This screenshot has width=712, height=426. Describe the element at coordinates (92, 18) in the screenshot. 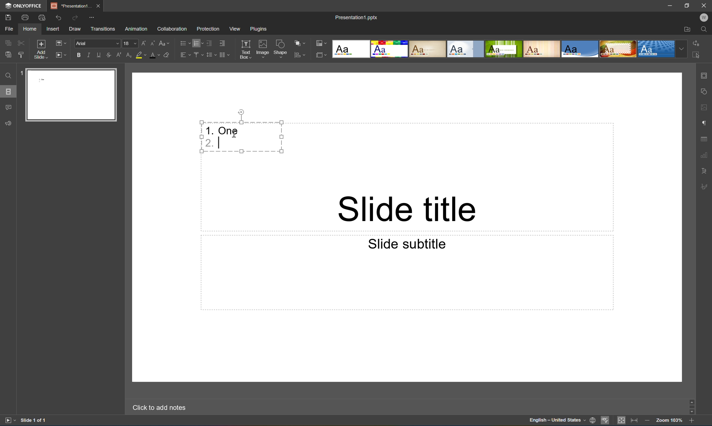

I see `Customize Quick Access Toolbar` at that location.